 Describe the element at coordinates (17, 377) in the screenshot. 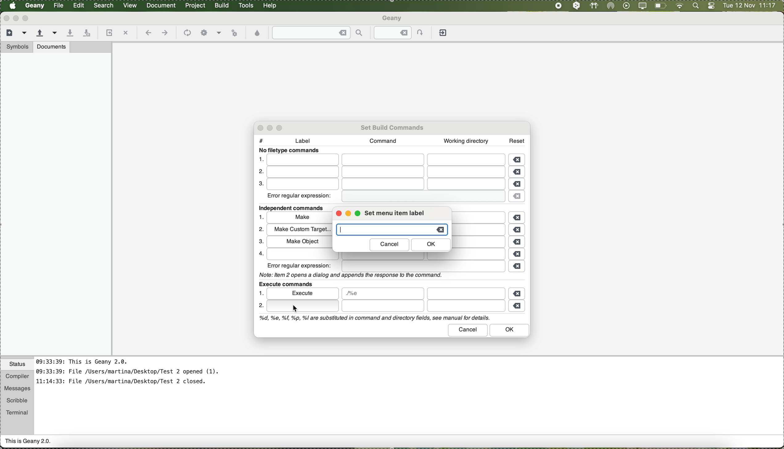

I see `compiler` at that location.